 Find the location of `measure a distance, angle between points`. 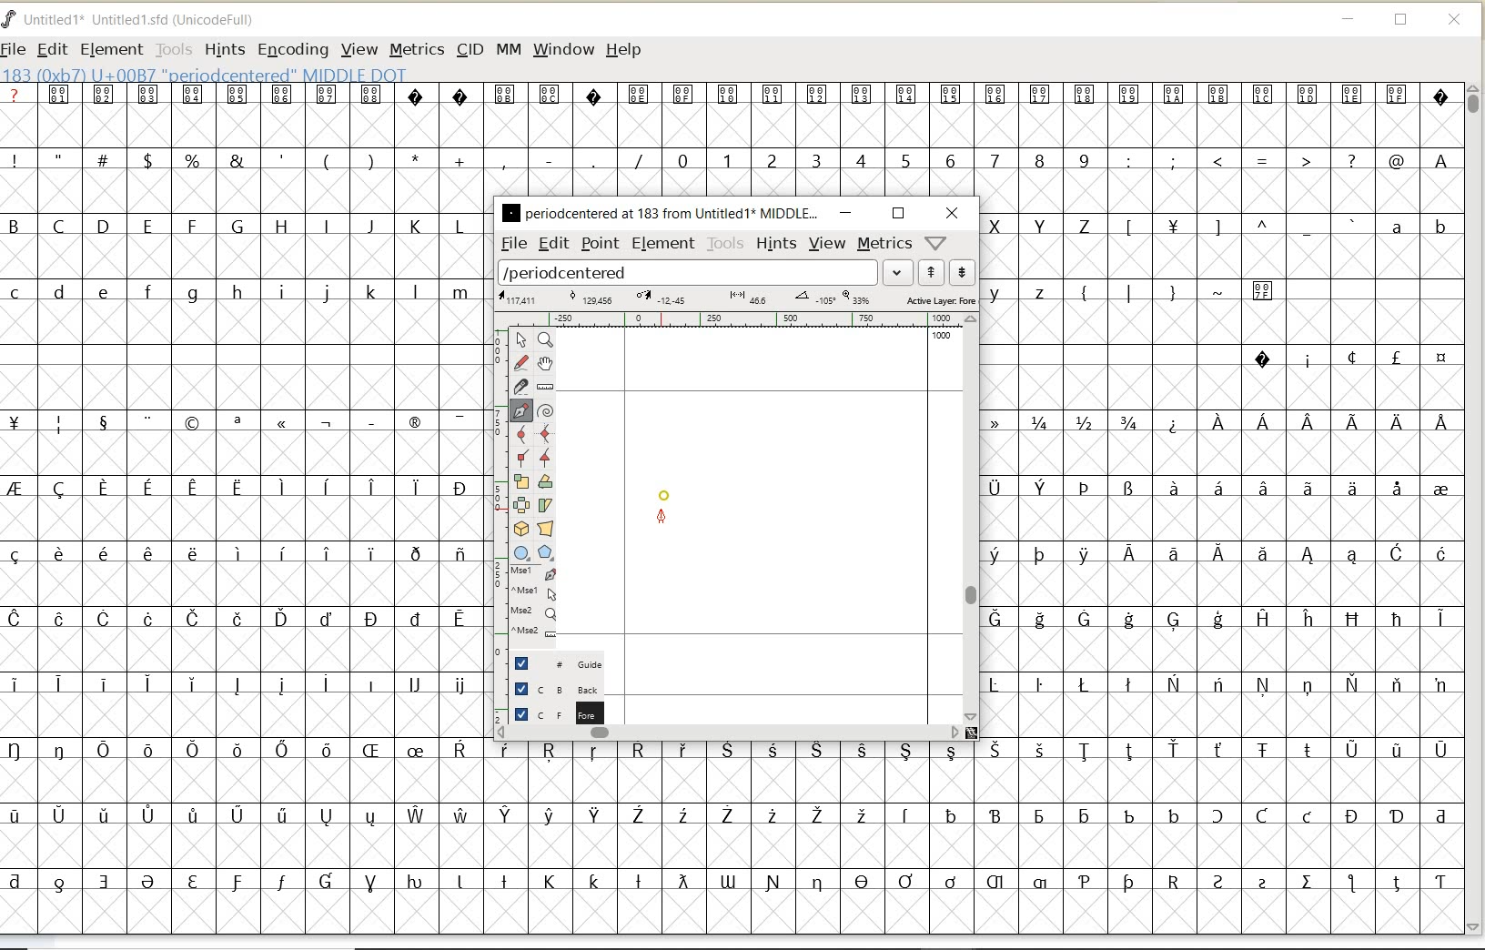

measure a distance, angle between points is located at coordinates (545, 387).